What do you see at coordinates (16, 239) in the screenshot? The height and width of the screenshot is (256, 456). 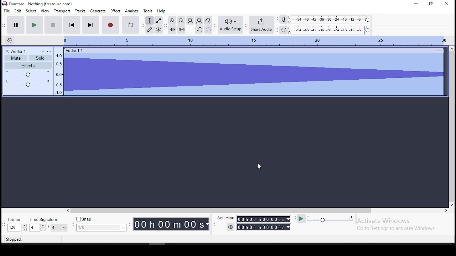 I see `stopped` at bounding box center [16, 239].